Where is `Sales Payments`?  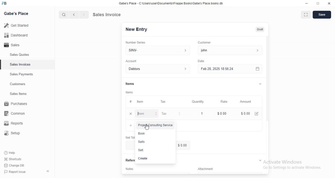 Sales Payments is located at coordinates (20, 74).